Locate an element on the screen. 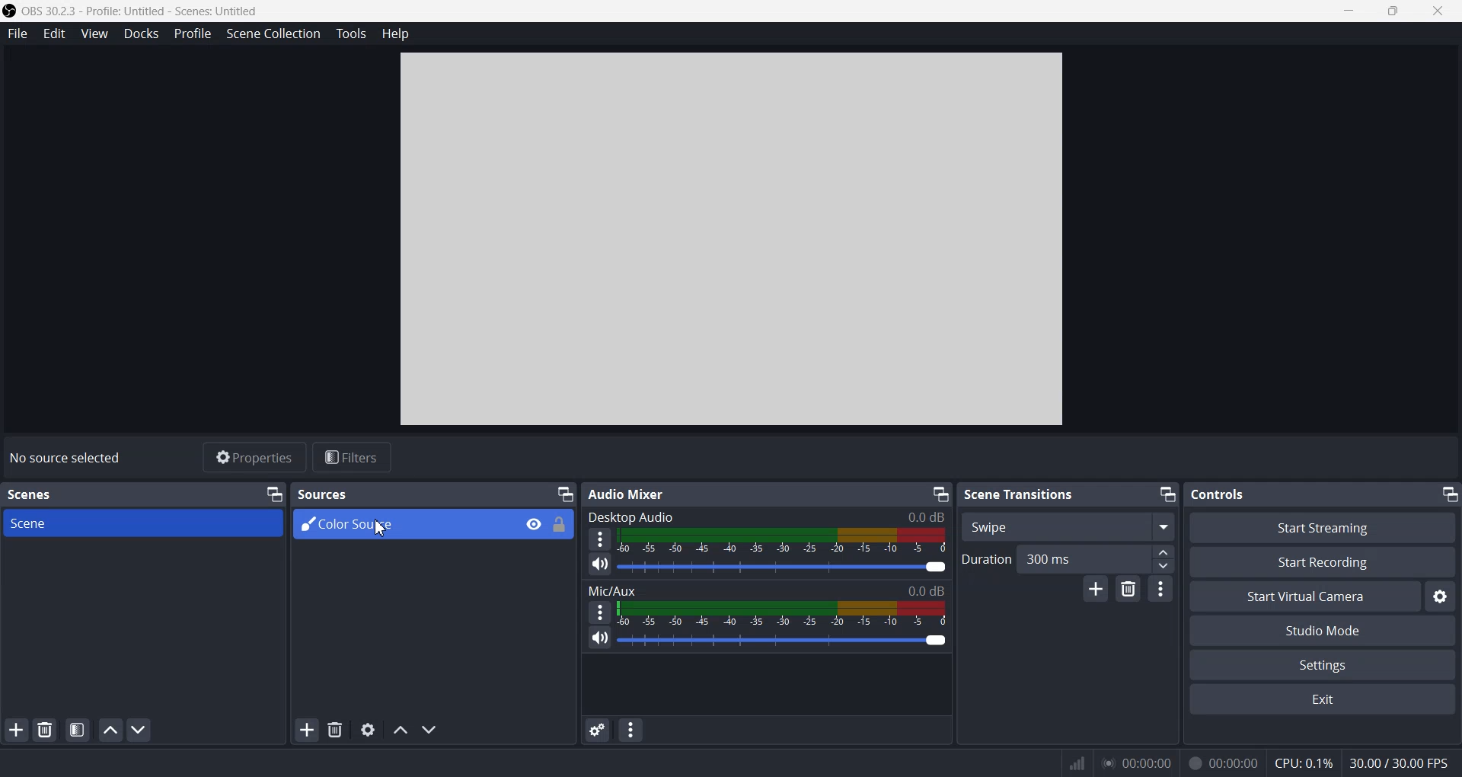 The width and height of the screenshot is (1462, 777). Move Source Down is located at coordinates (431, 730).